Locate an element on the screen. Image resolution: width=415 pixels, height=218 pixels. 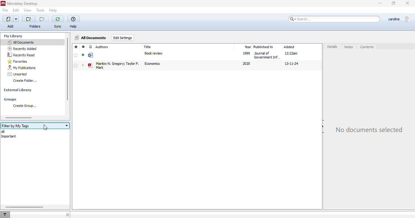
vertical scroll bar is located at coordinates (67, 69).